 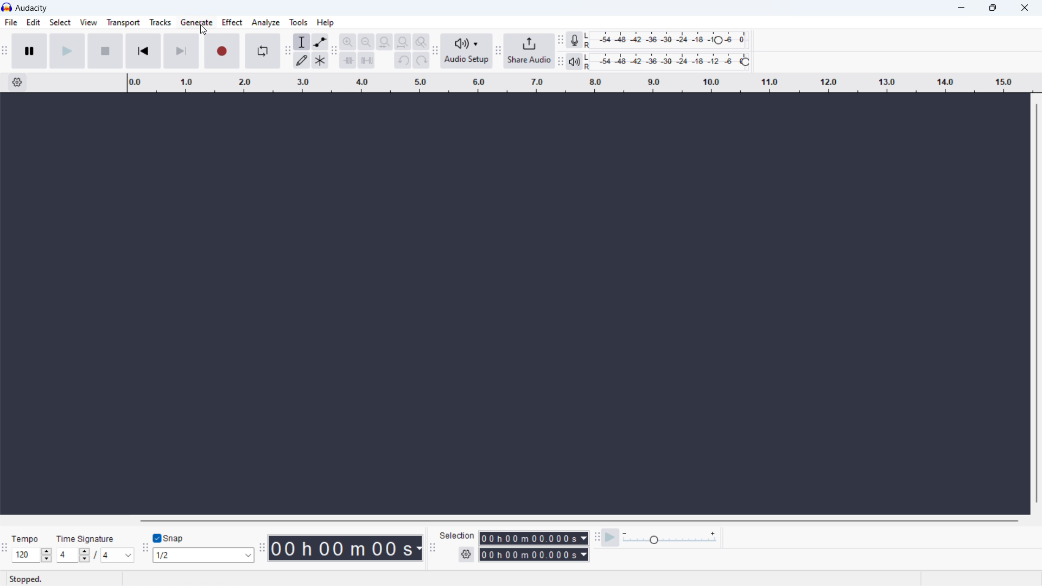 What do you see at coordinates (33, 22) in the screenshot?
I see `edit` at bounding box center [33, 22].